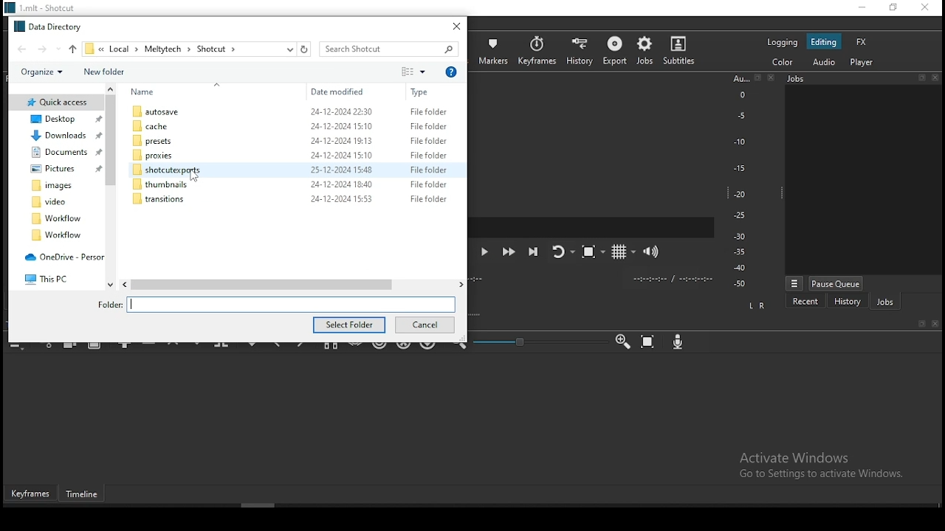  What do you see at coordinates (921, 77) in the screenshot?
I see `Bookmark` at bounding box center [921, 77].